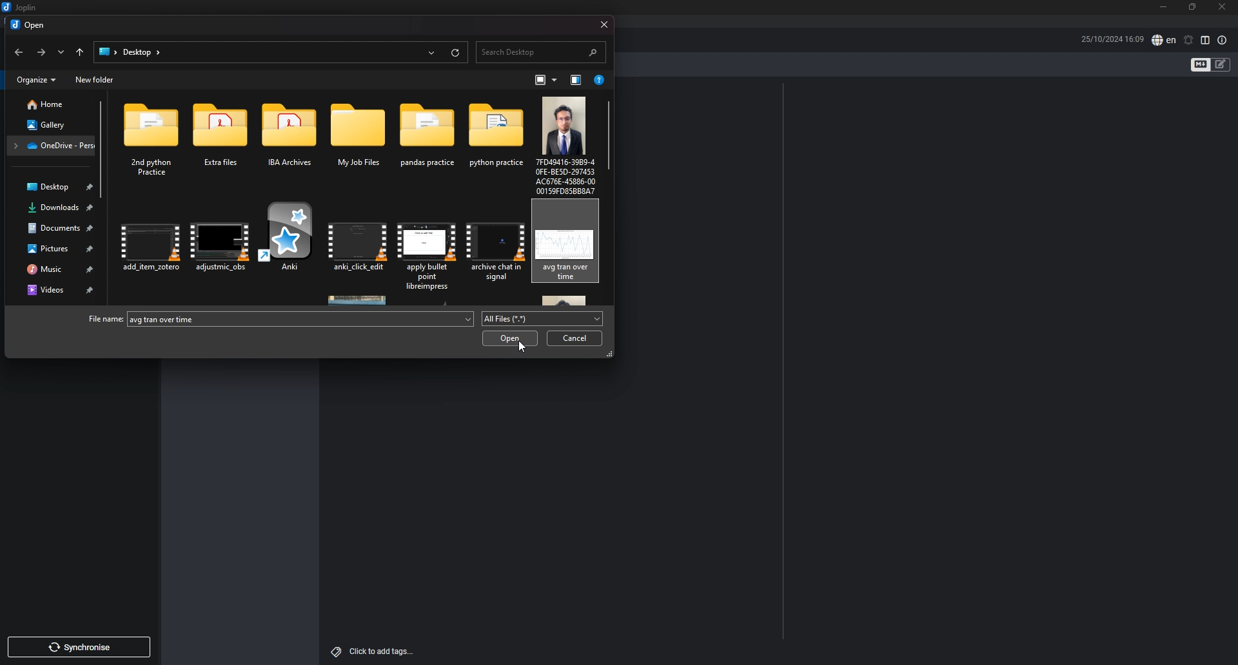  Describe the element at coordinates (106, 319) in the screenshot. I see `file name` at that location.